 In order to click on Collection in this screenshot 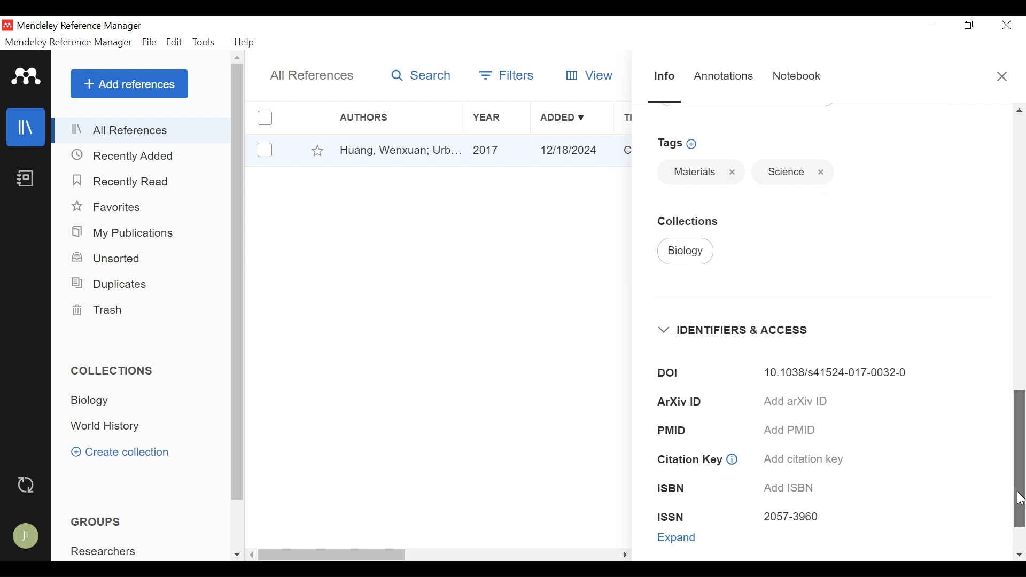, I will do `click(693, 221)`.